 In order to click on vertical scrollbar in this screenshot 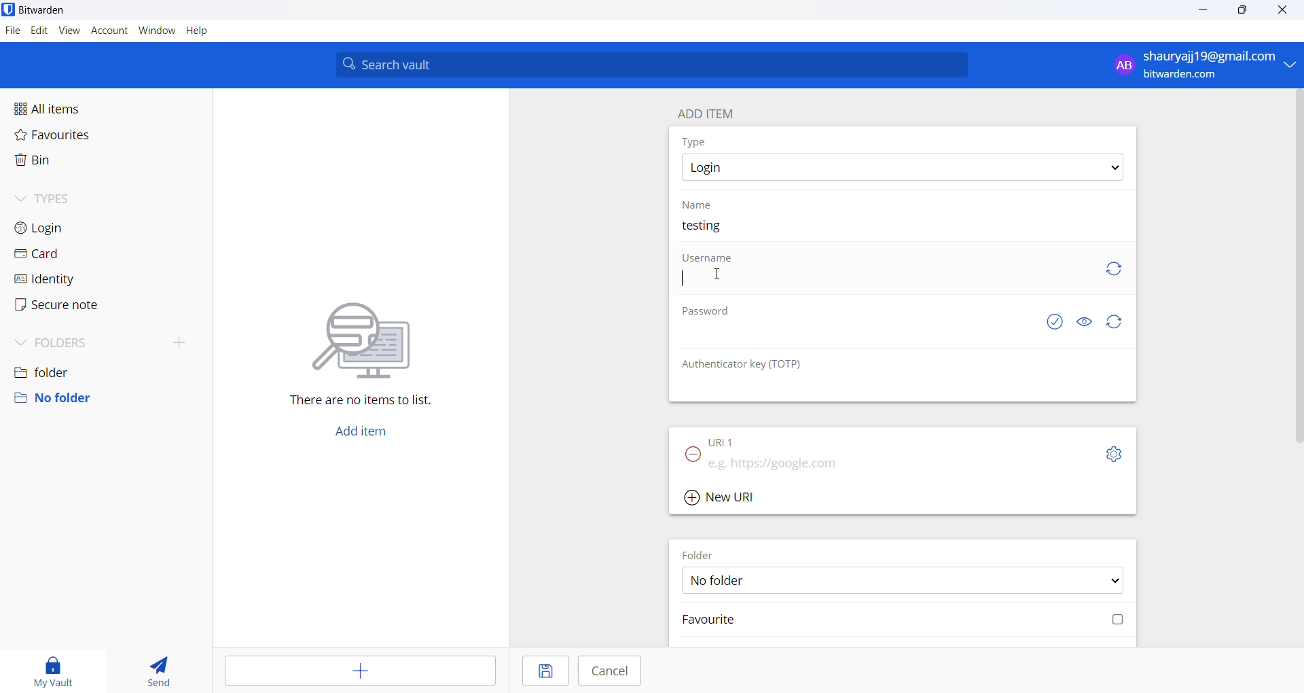, I will do `click(1296, 267)`.